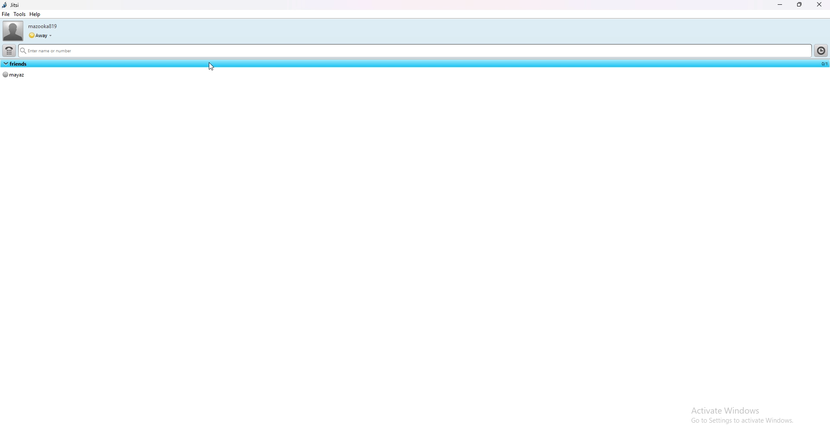  I want to click on jitsi, so click(12, 5).